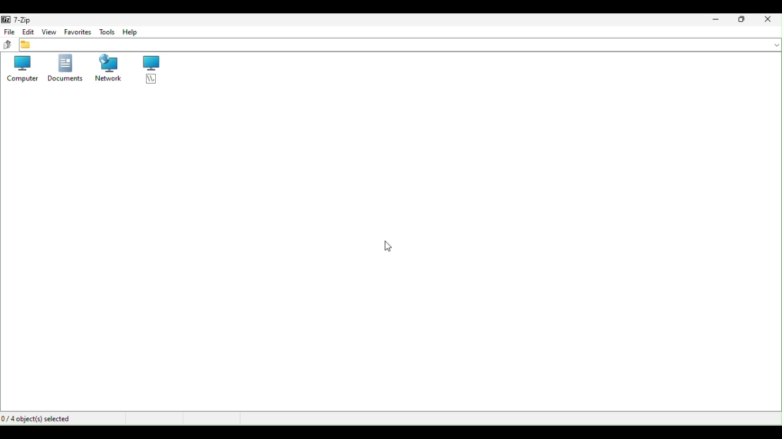 The height and width of the screenshot is (439, 782). I want to click on Mouse, so click(388, 248).